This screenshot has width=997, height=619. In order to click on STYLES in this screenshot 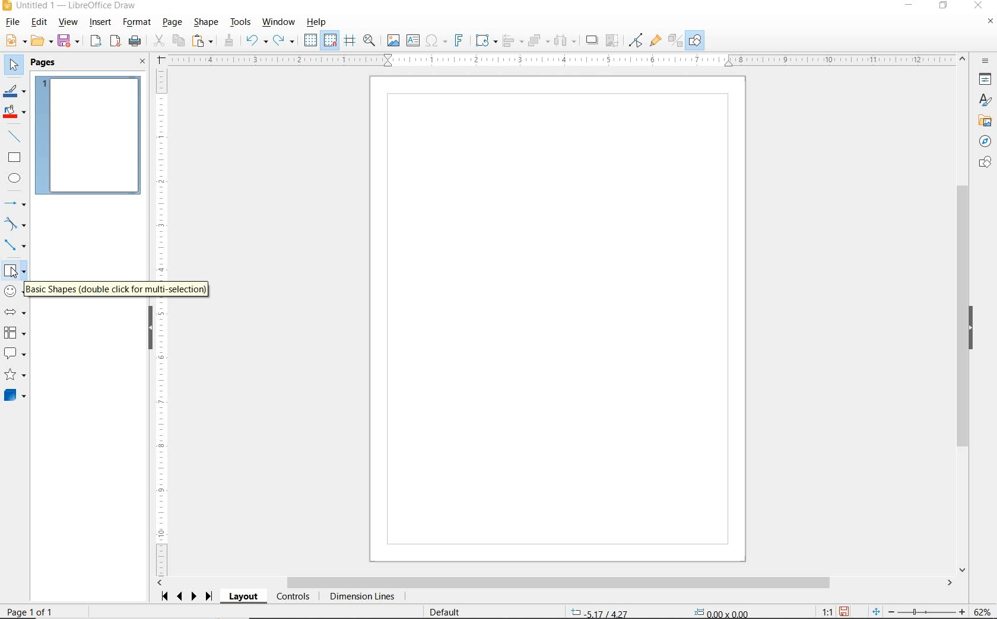, I will do `click(982, 100)`.